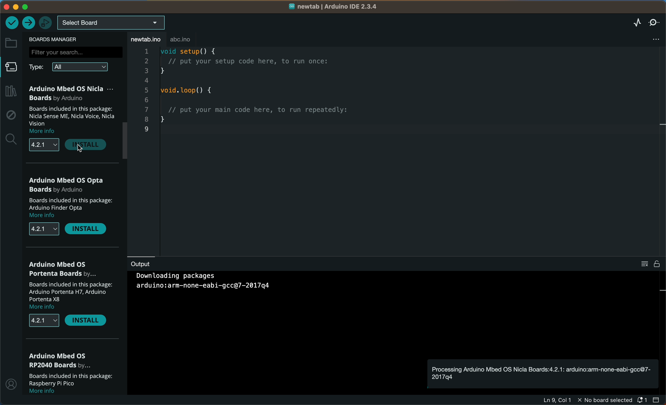 This screenshot has width=666, height=405. What do you see at coordinates (25, 7) in the screenshot?
I see `windows control` at bounding box center [25, 7].